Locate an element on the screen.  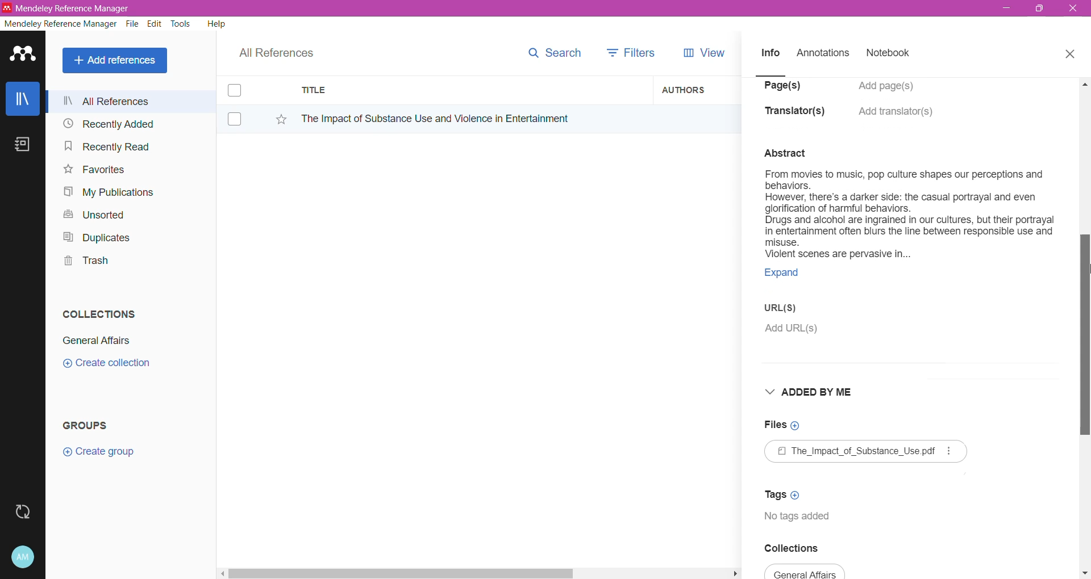
Collections is located at coordinates (806, 547).